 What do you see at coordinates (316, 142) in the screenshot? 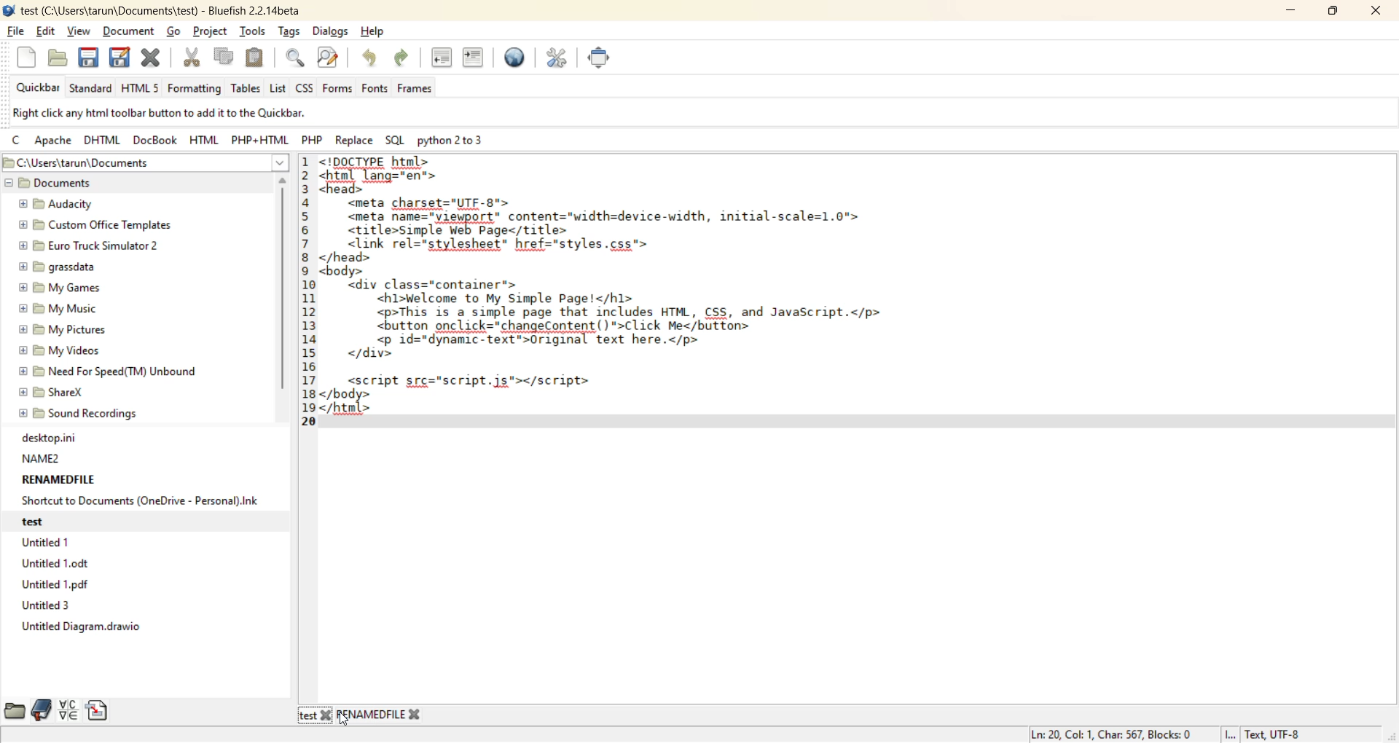
I see `php` at bounding box center [316, 142].